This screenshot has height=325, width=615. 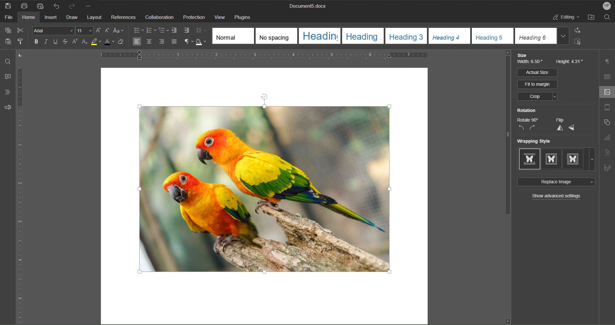 What do you see at coordinates (119, 31) in the screenshot?
I see `Text Case` at bounding box center [119, 31].